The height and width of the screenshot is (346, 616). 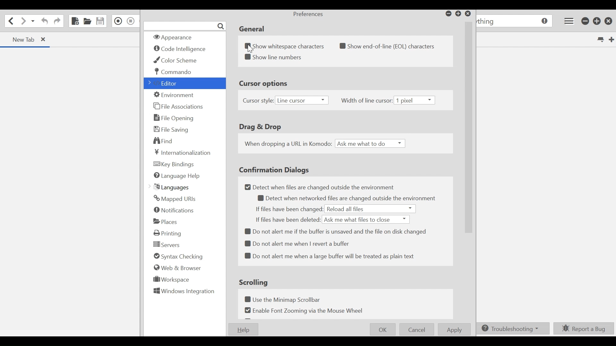 What do you see at coordinates (331, 257) in the screenshot?
I see `Do not alert me when a large buffer will be treated as plain text` at bounding box center [331, 257].